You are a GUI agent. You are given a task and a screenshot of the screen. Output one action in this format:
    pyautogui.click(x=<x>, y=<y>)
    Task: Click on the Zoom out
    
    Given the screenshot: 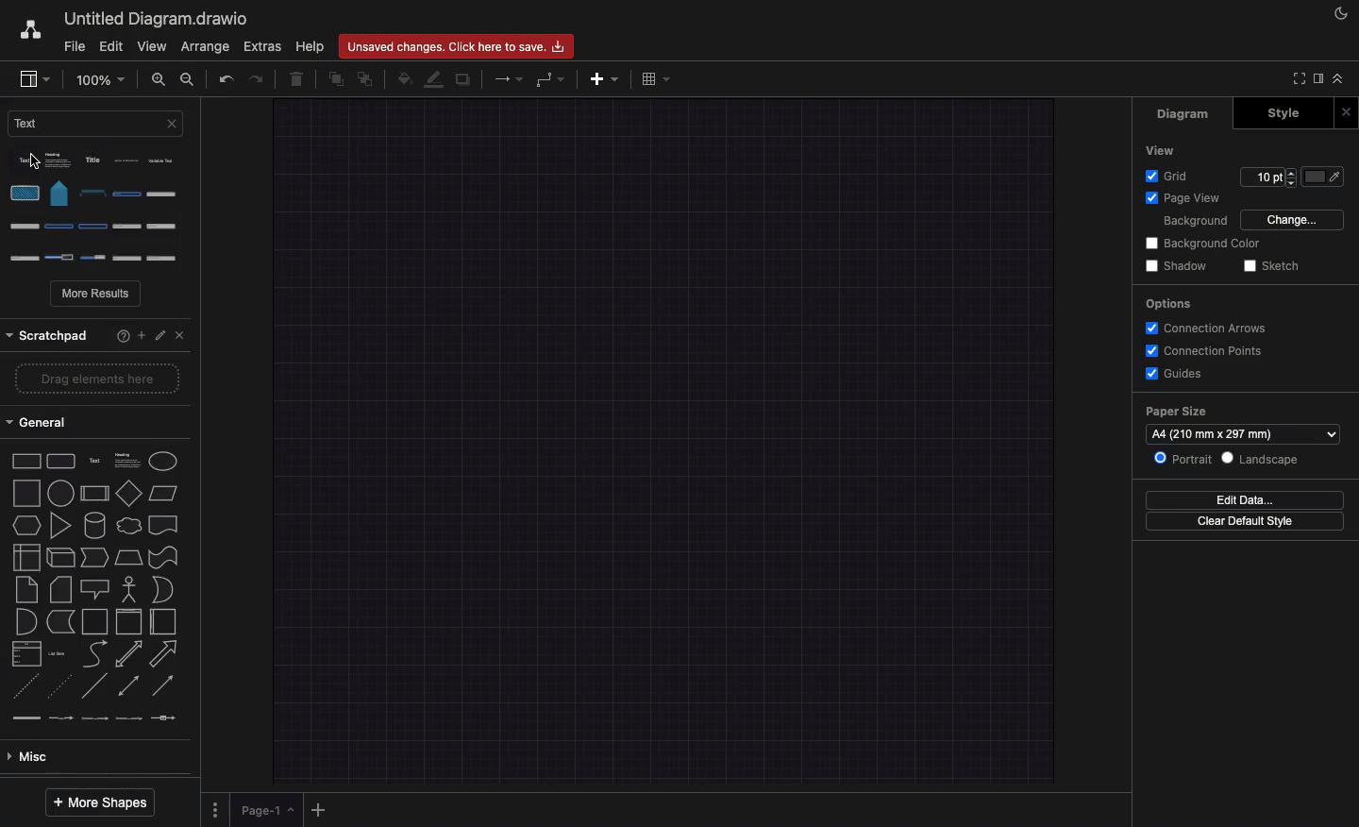 What is the action you would take?
    pyautogui.click(x=188, y=81)
    